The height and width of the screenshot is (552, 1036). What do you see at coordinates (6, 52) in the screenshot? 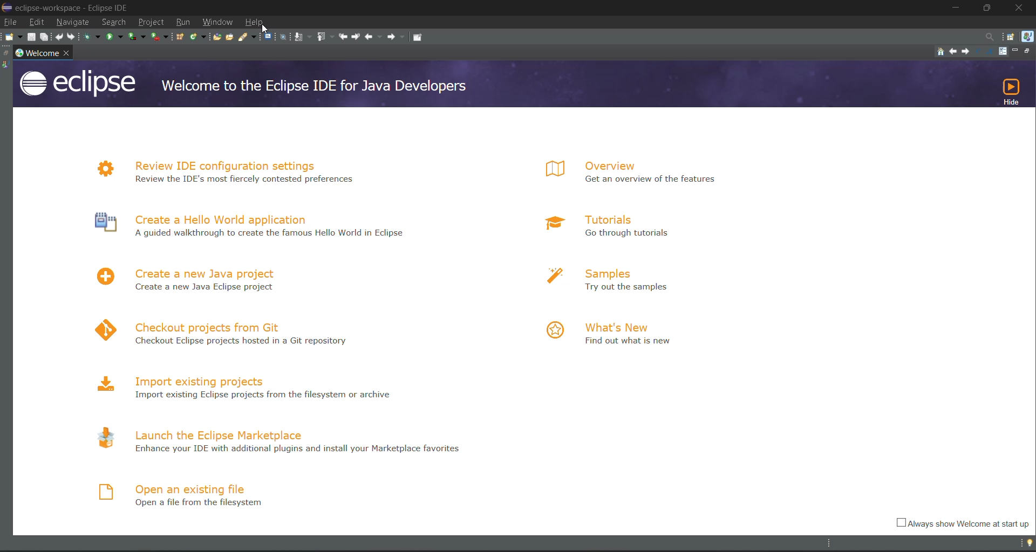
I see `restore` at bounding box center [6, 52].